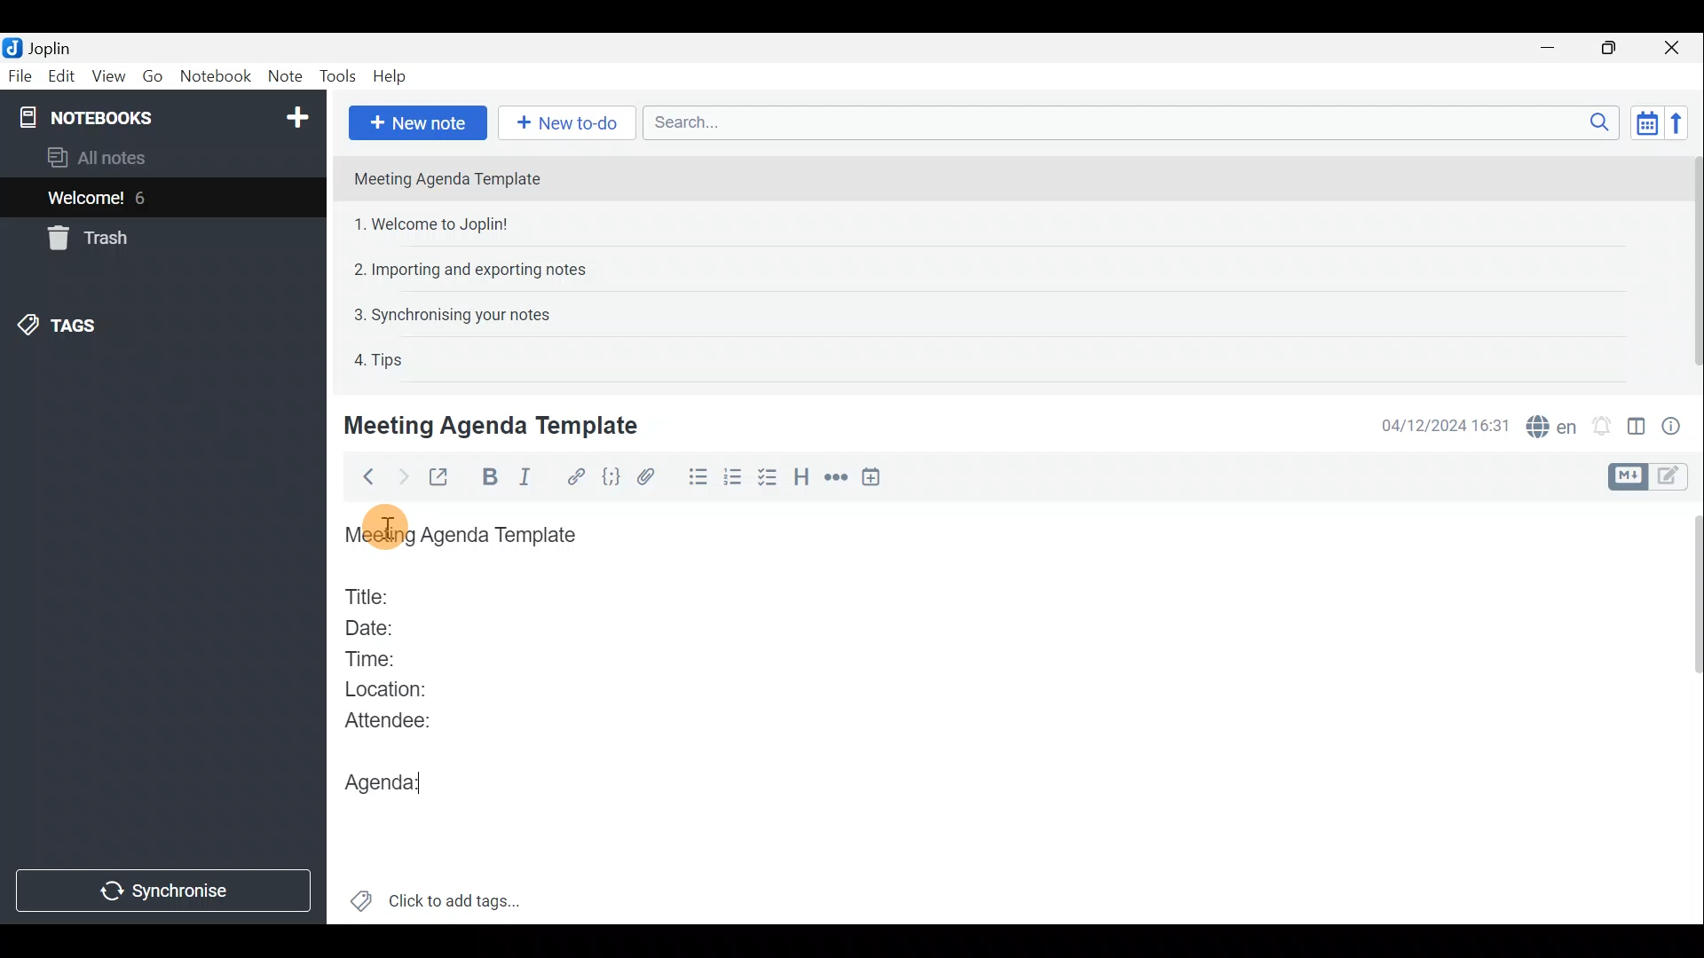 Image resolution: width=1704 pixels, height=958 pixels. I want to click on Attendee:, so click(401, 719).